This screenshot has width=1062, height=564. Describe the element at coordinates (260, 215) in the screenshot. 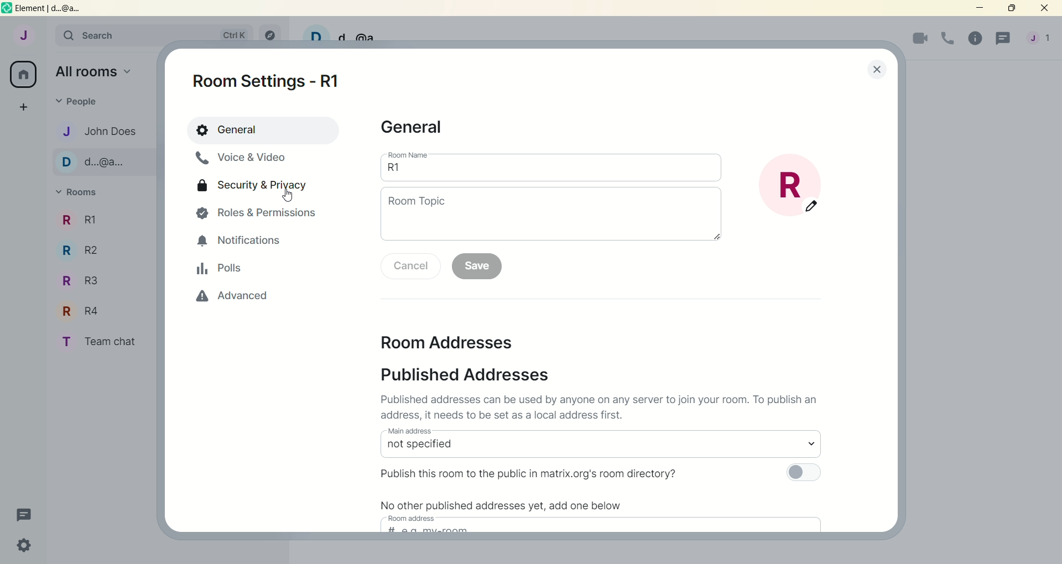

I see `roles and permissions` at that location.